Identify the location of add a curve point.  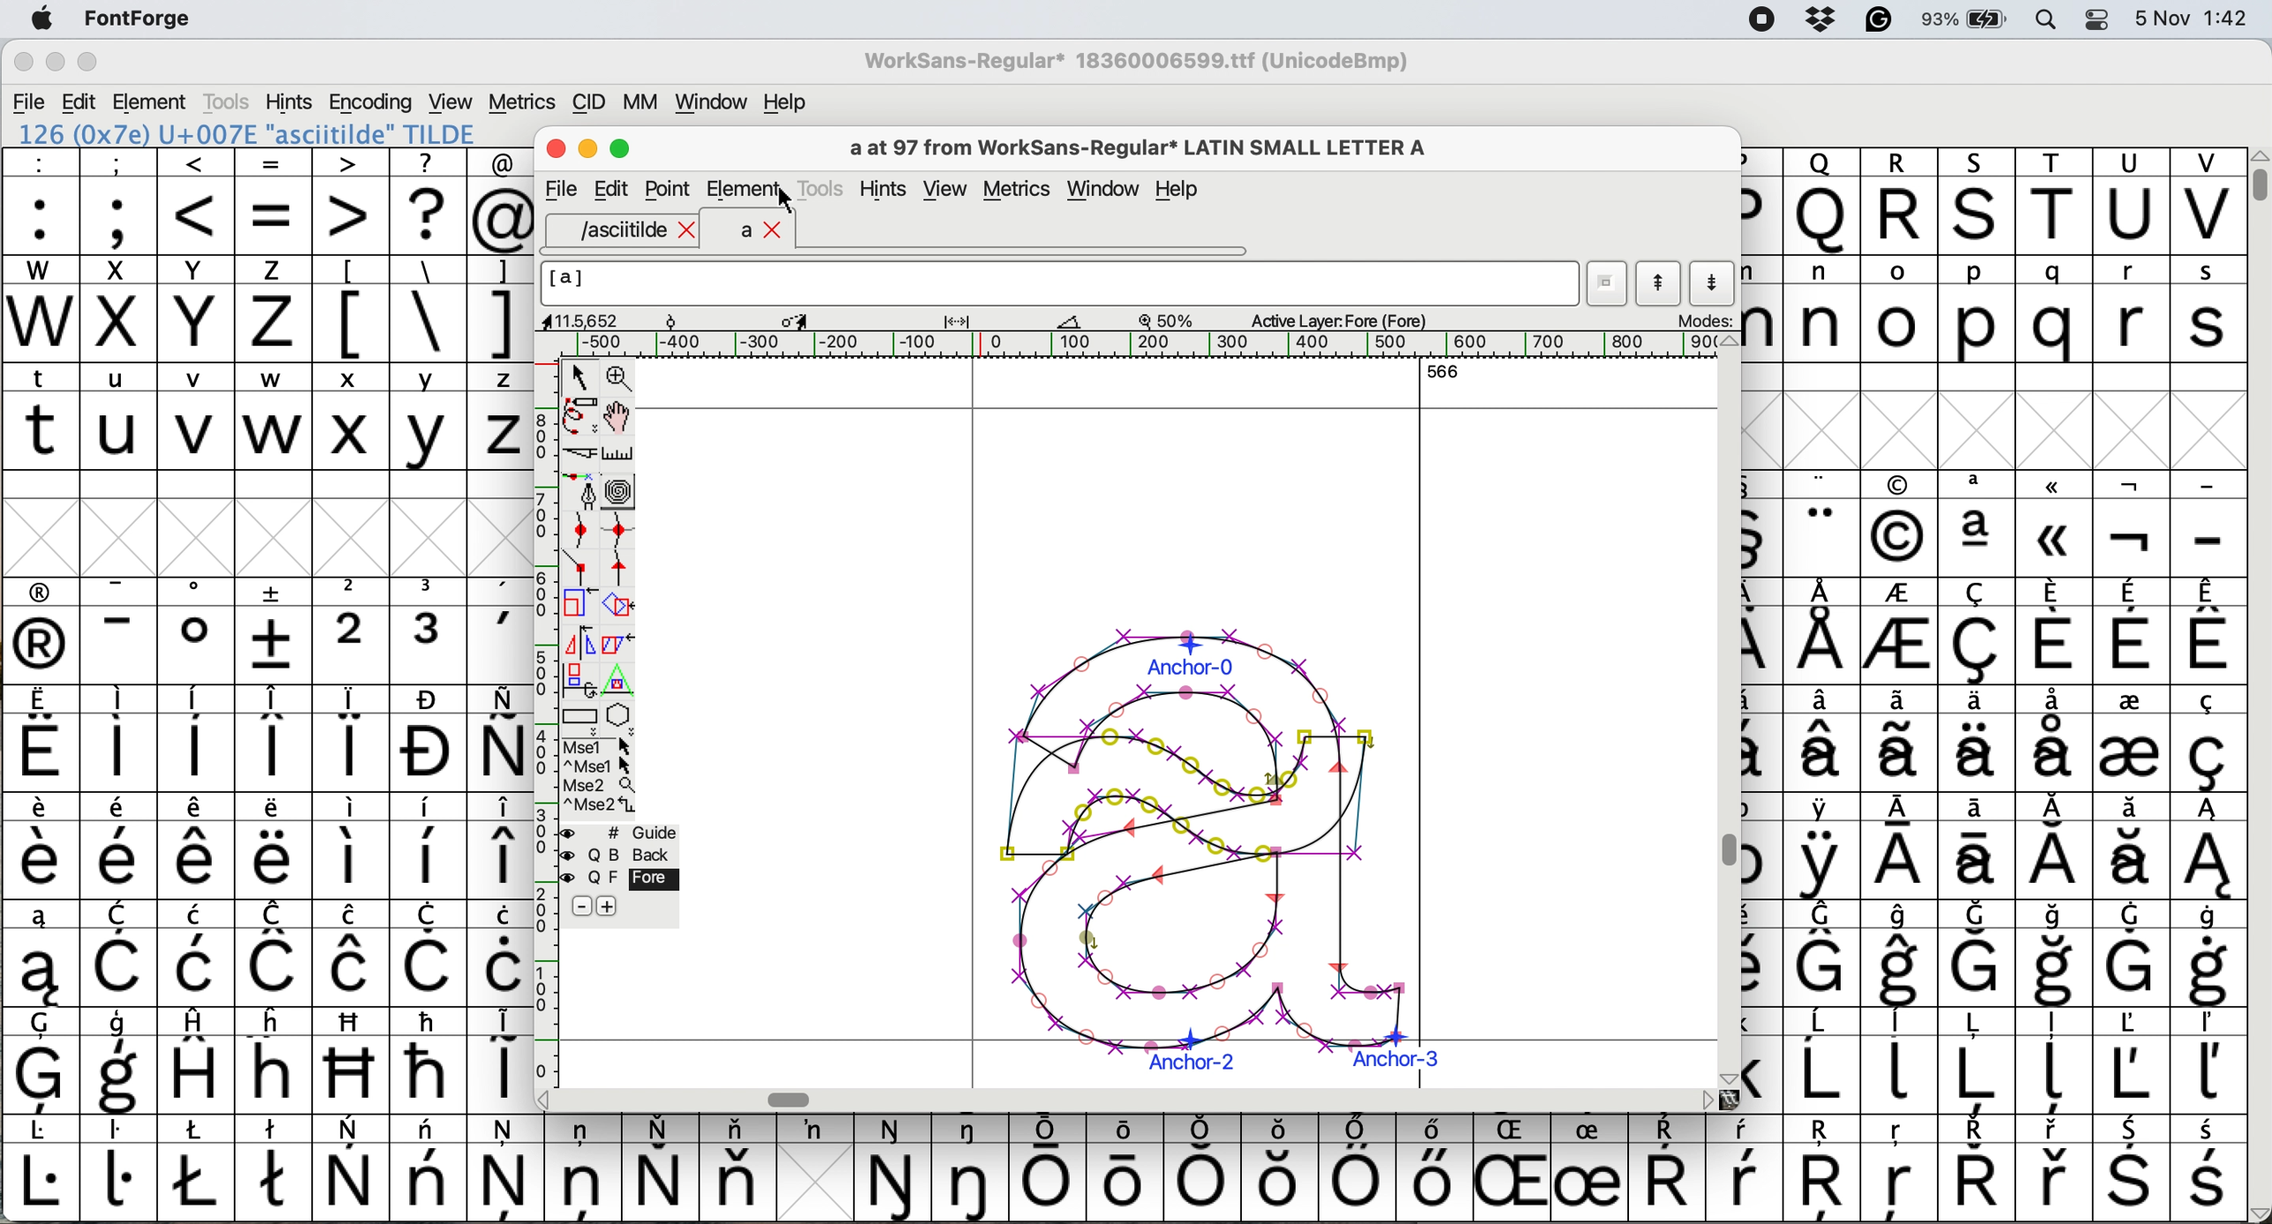
(581, 530).